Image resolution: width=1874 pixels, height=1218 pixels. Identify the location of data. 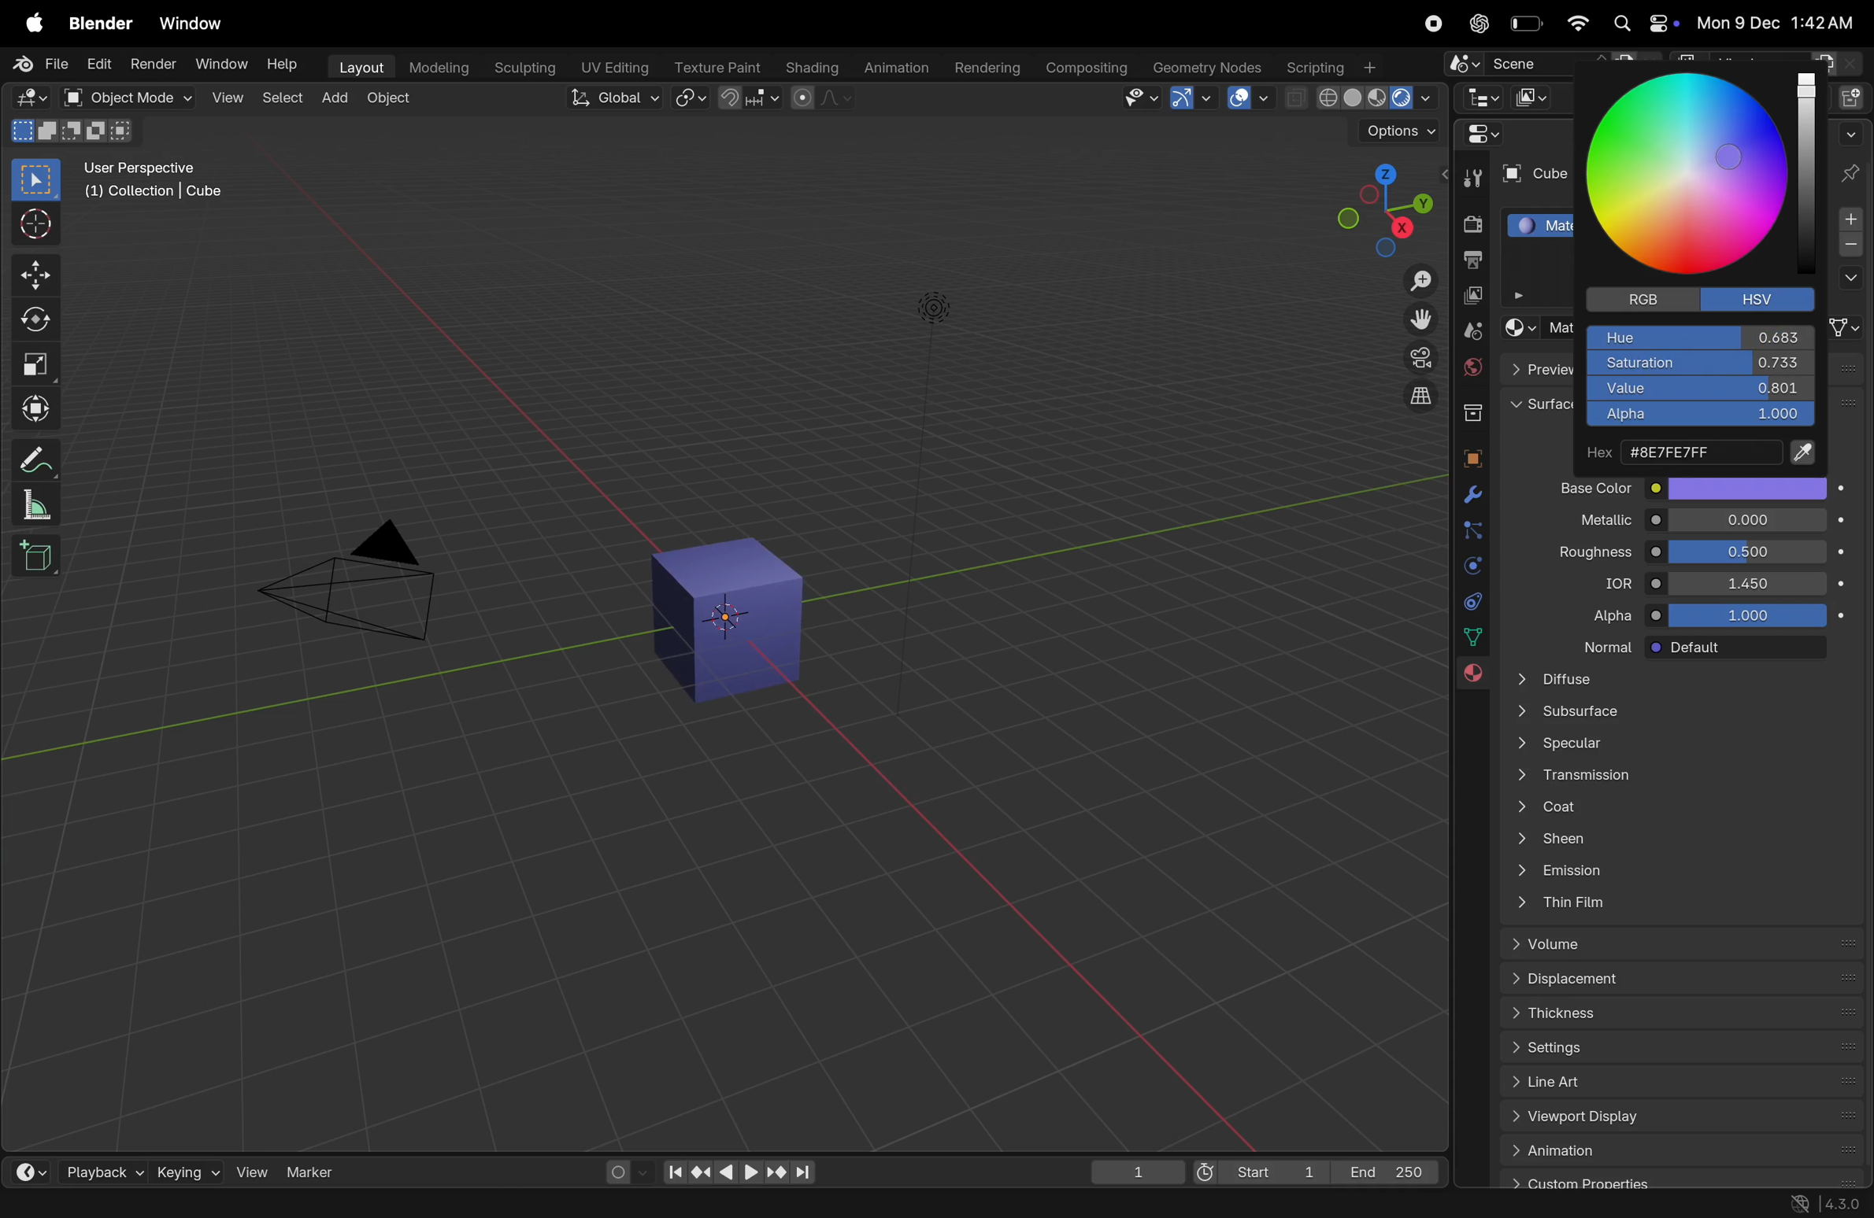
(1475, 636).